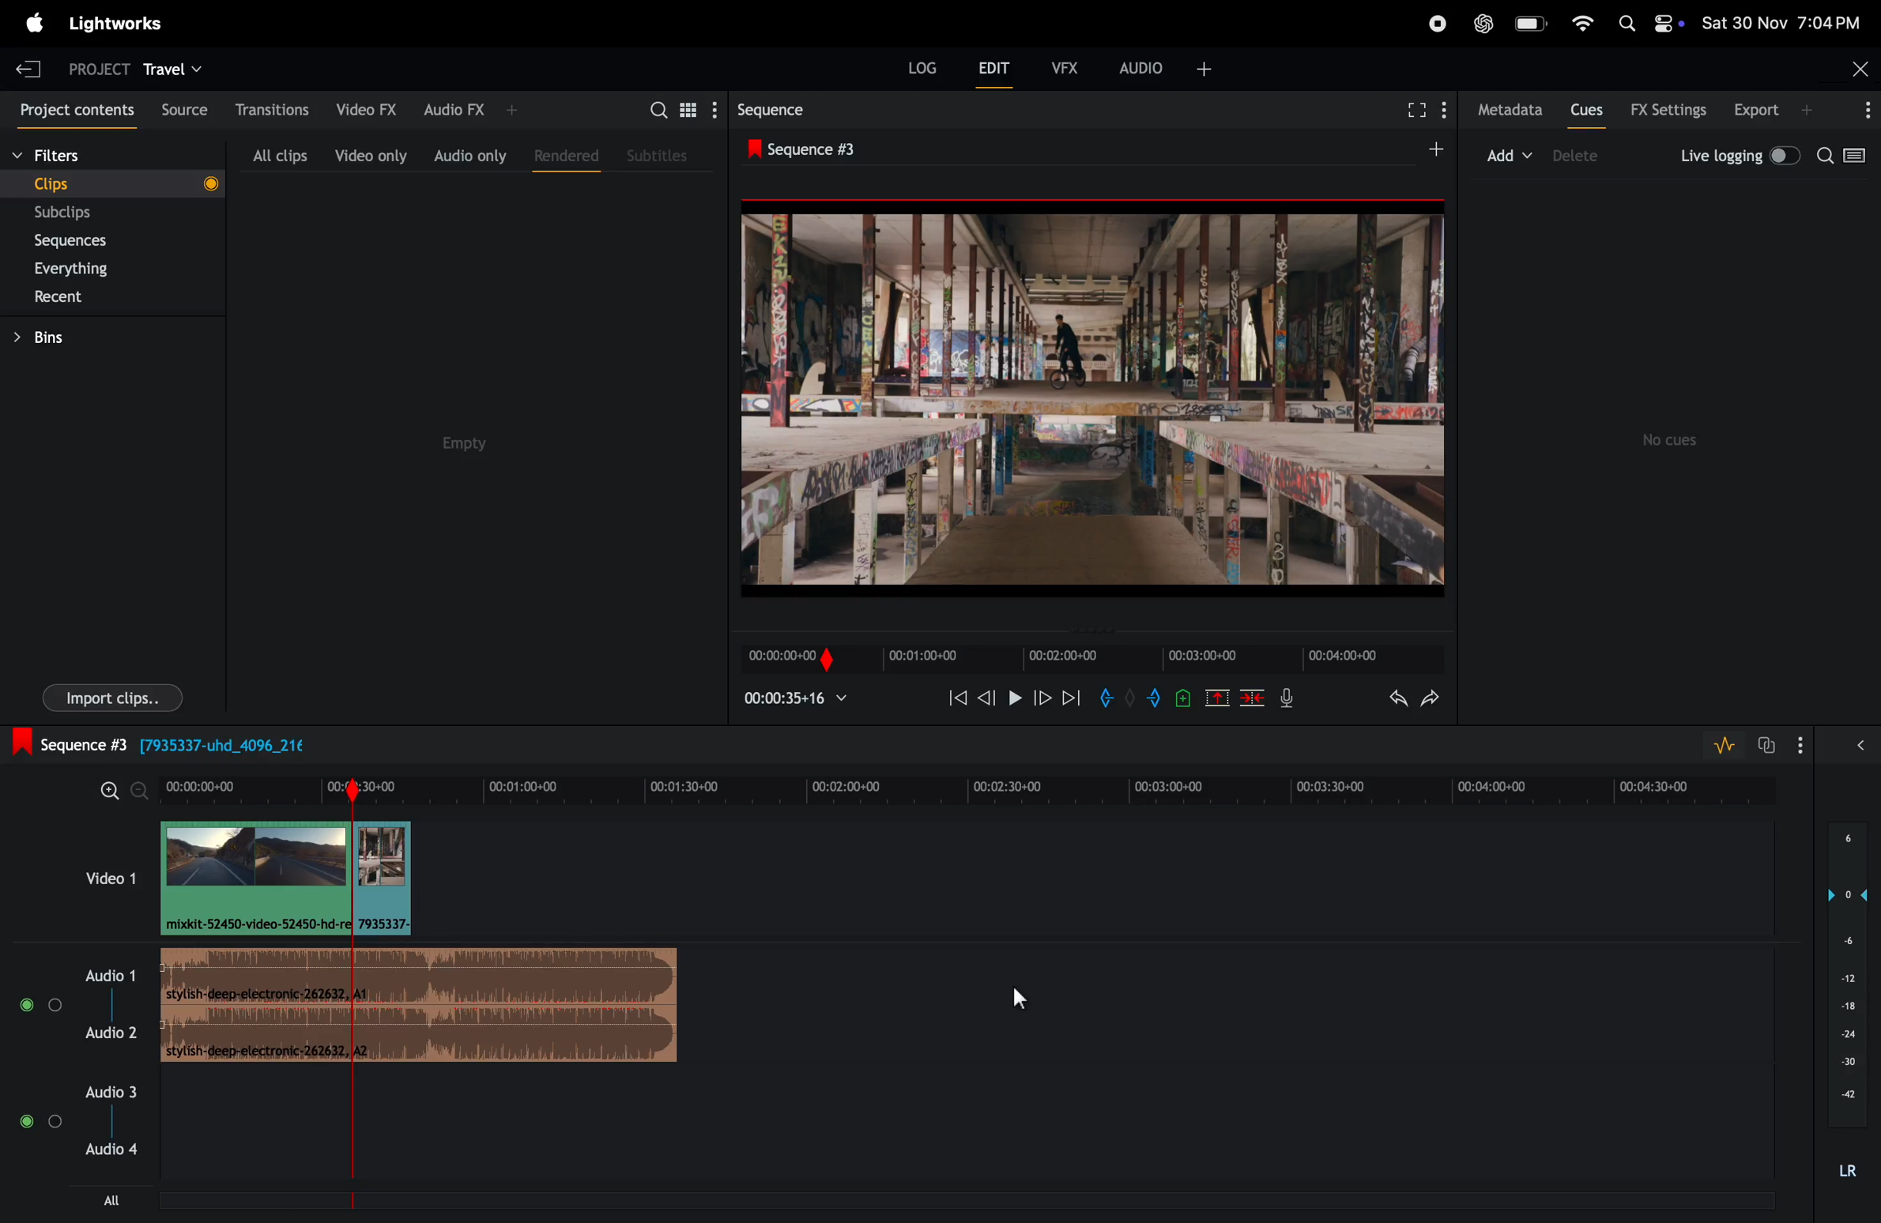 The height and width of the screenshot is (1223, 1881). What do you see at coordinates (284, 877) in the screenshot?
I see `audio clips` at bounding box center [284, 877].